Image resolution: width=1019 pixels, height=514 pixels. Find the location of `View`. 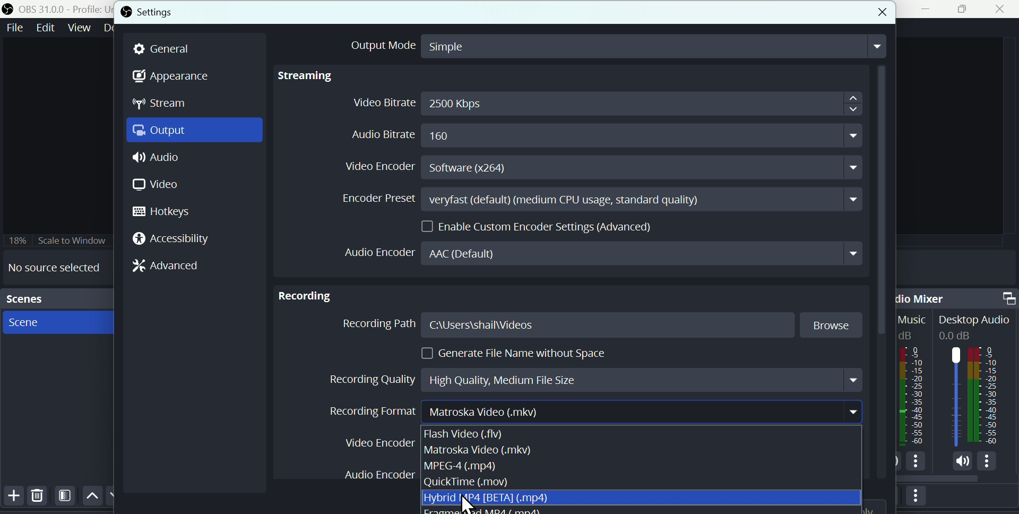

View is located at coordinates (79, 28).